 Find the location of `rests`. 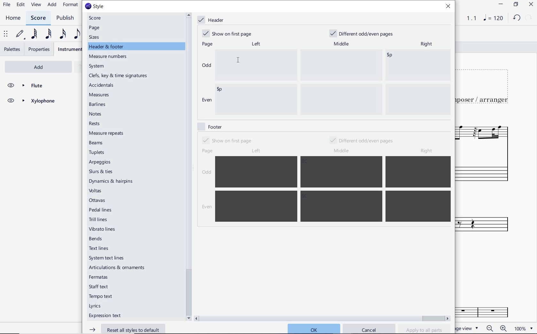

rests is located at coordinates (100, 124).